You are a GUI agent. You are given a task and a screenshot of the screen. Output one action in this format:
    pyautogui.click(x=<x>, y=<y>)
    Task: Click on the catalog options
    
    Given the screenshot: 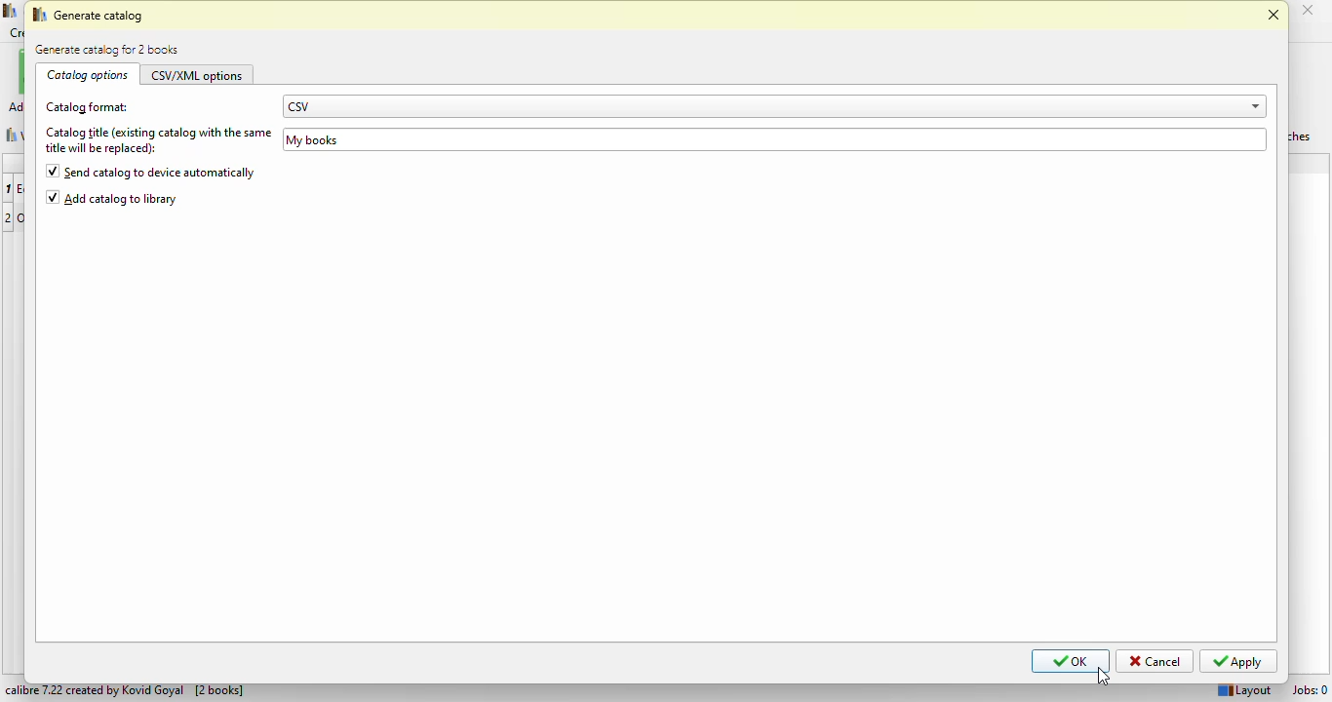 What is the action you would take?
    pyautogui.click(x=88, y=75)
    